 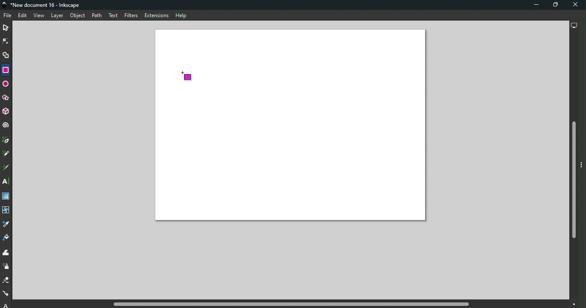 I want to click on Filters, so click(x=131, y=16).